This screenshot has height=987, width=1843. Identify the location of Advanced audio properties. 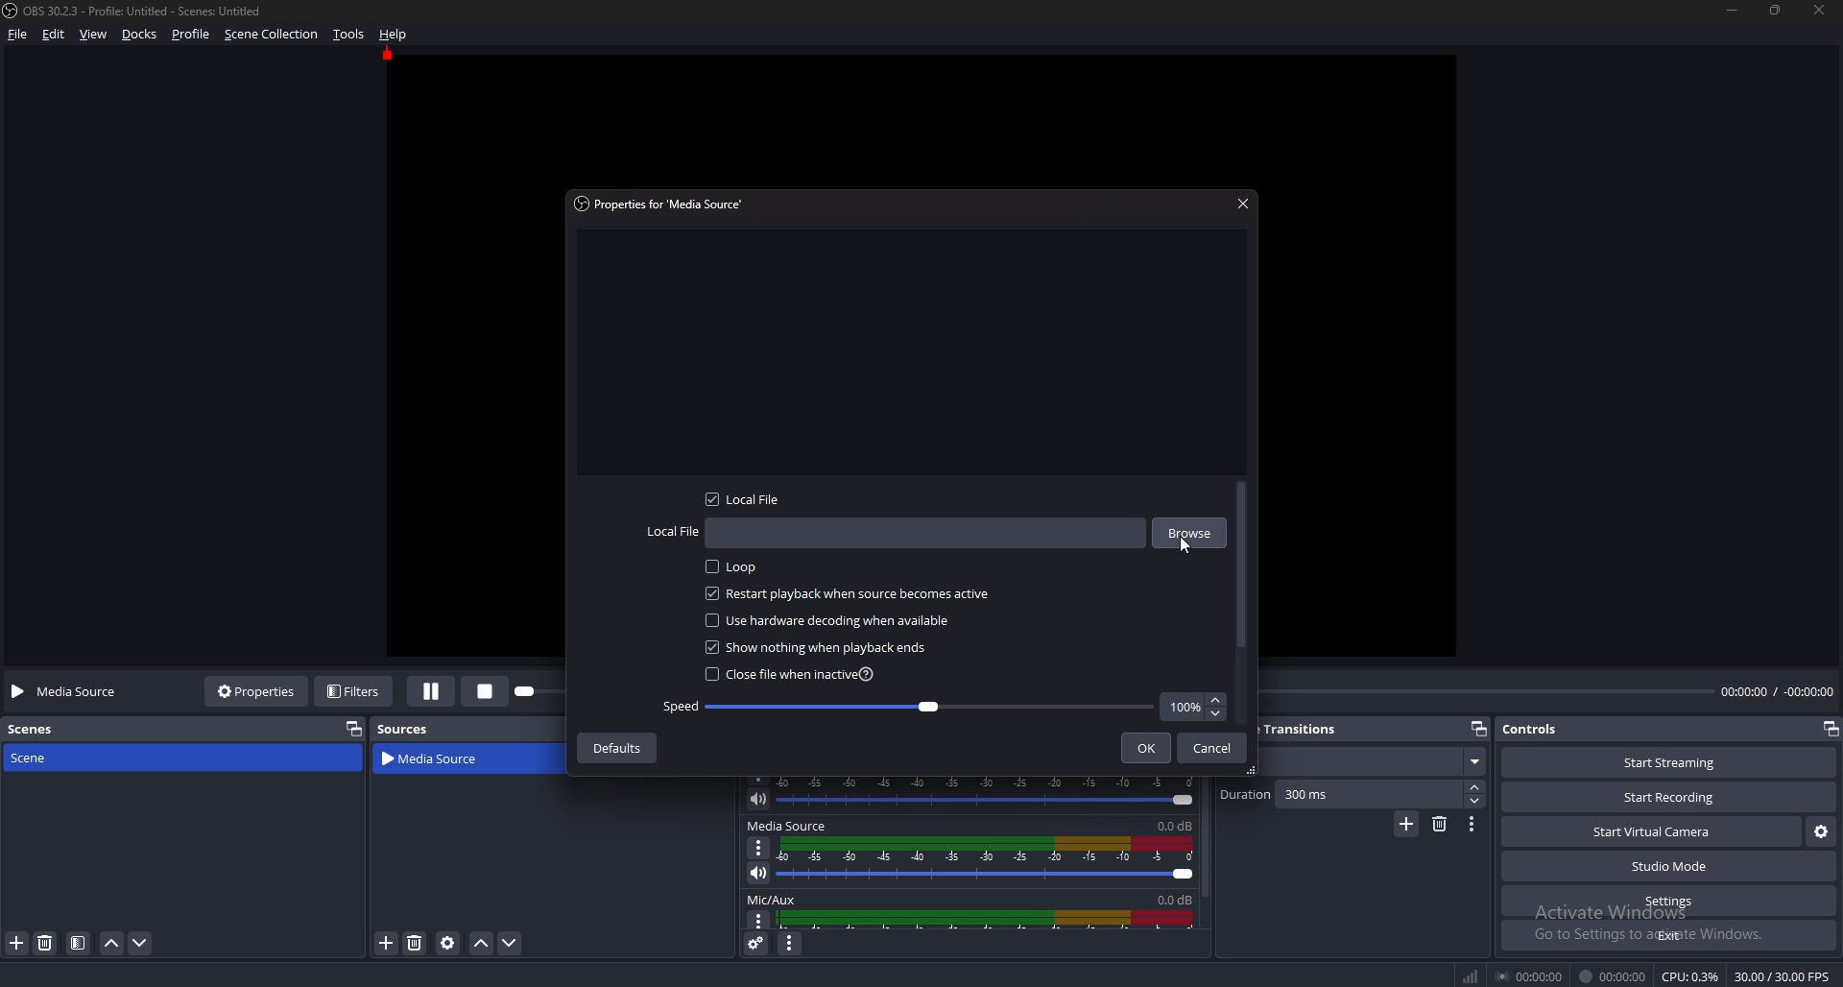
(758, 943).